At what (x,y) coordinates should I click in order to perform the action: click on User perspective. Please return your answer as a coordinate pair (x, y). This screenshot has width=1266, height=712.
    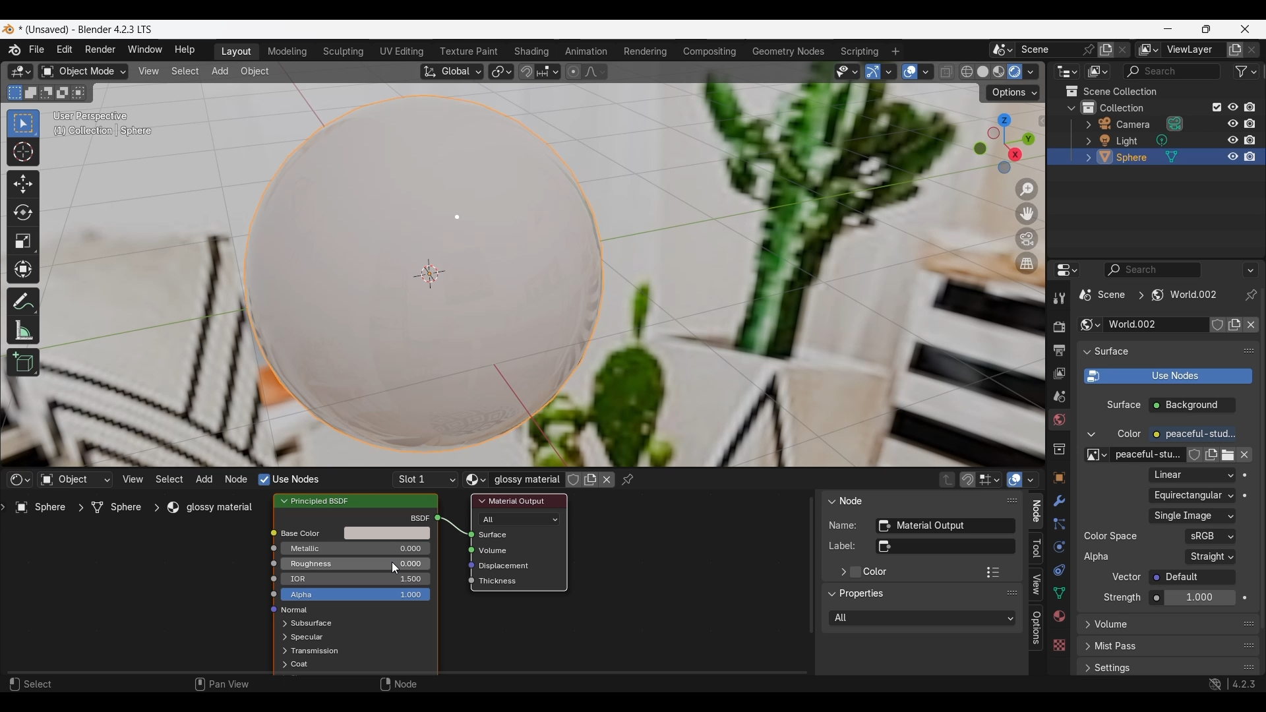
    Looking at the image, I should click on (92, 115).